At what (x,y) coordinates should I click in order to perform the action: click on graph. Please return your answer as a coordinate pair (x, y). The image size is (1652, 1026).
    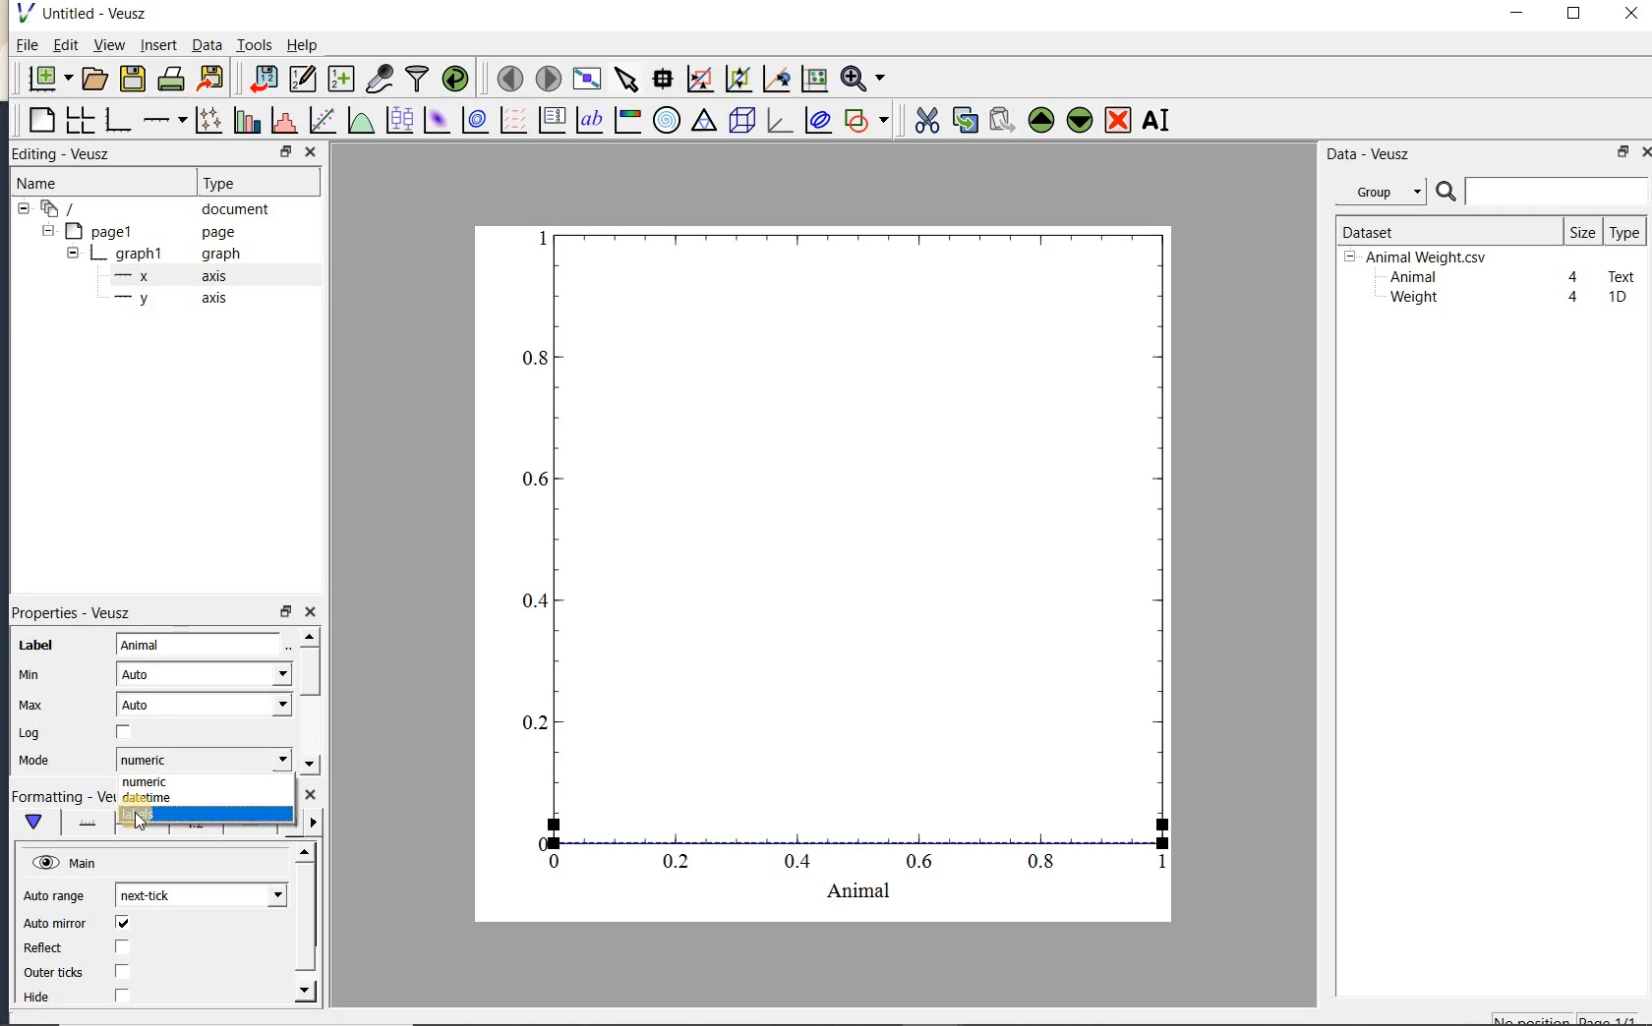
    Looking at the image, I should click on (848, 575).